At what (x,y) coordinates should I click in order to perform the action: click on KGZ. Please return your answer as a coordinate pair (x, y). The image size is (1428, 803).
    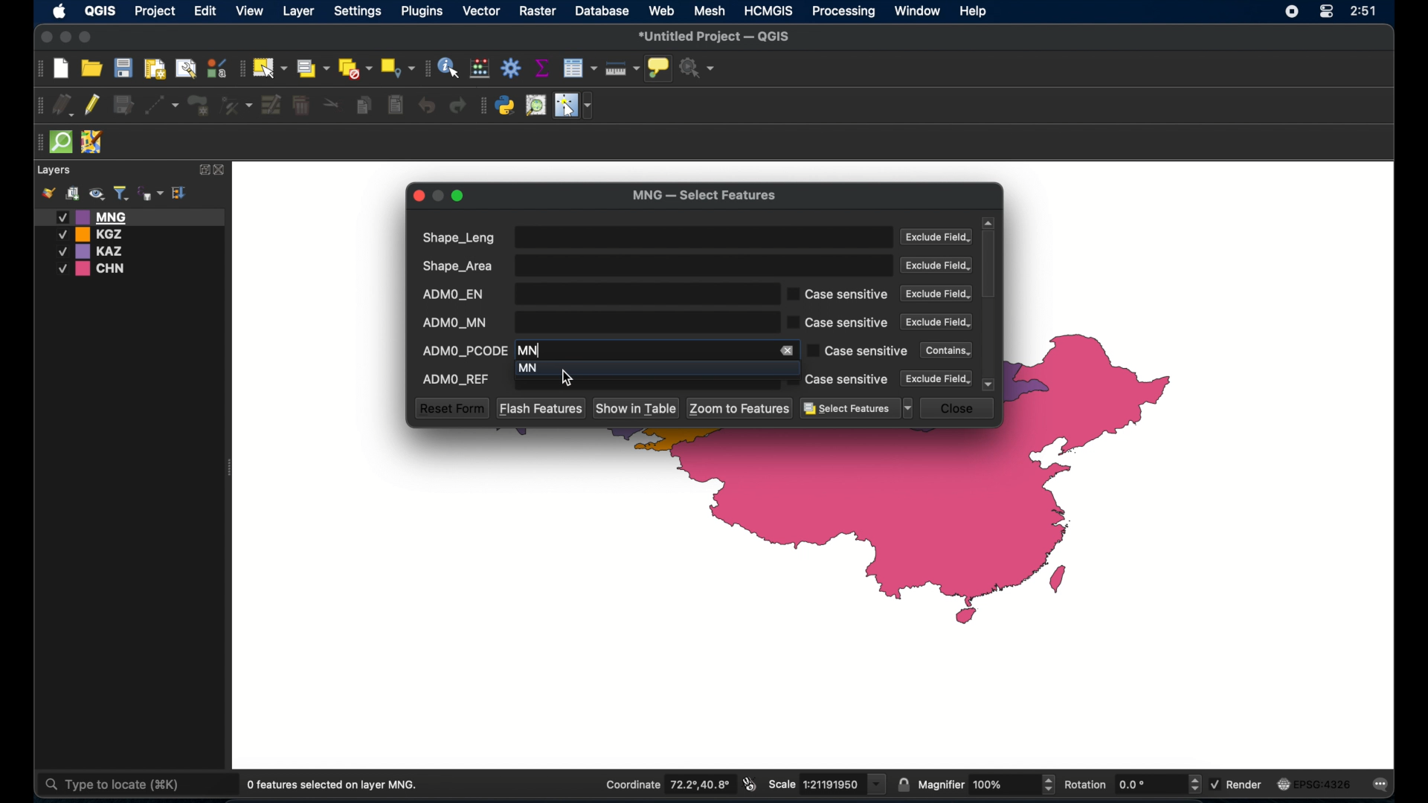
    Looking at the image, I should click on (94, 234).